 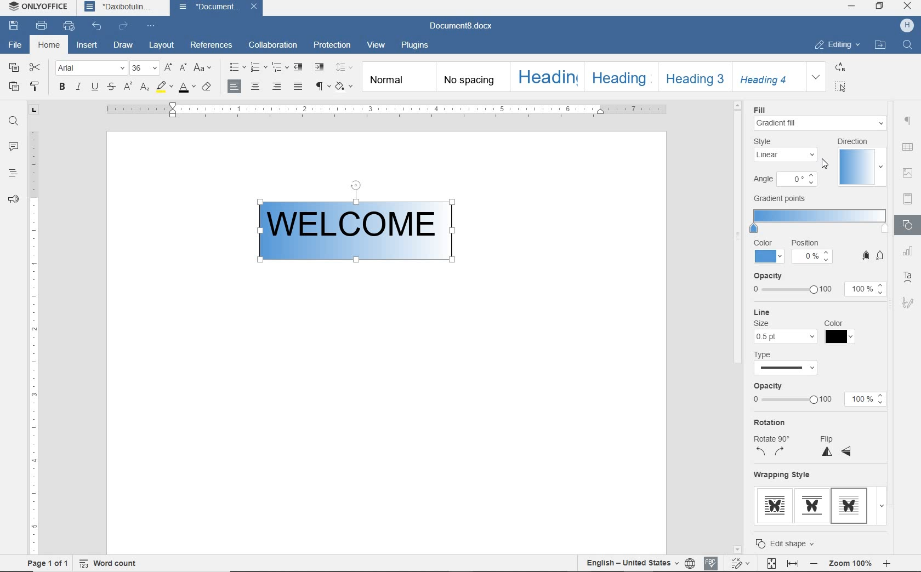 I want to click on Style, so click(x=766, y=141).